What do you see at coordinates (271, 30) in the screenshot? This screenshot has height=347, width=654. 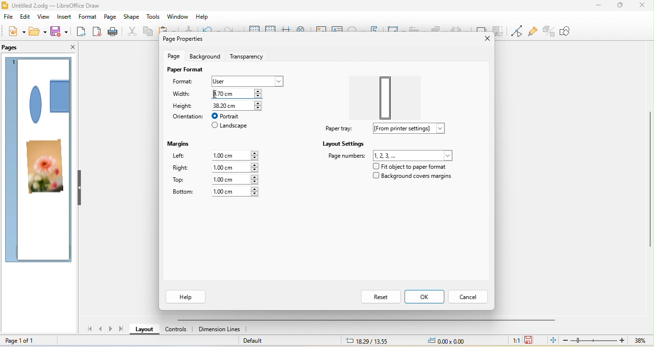 I see `snap to grid` at bounding box center [271, 30].